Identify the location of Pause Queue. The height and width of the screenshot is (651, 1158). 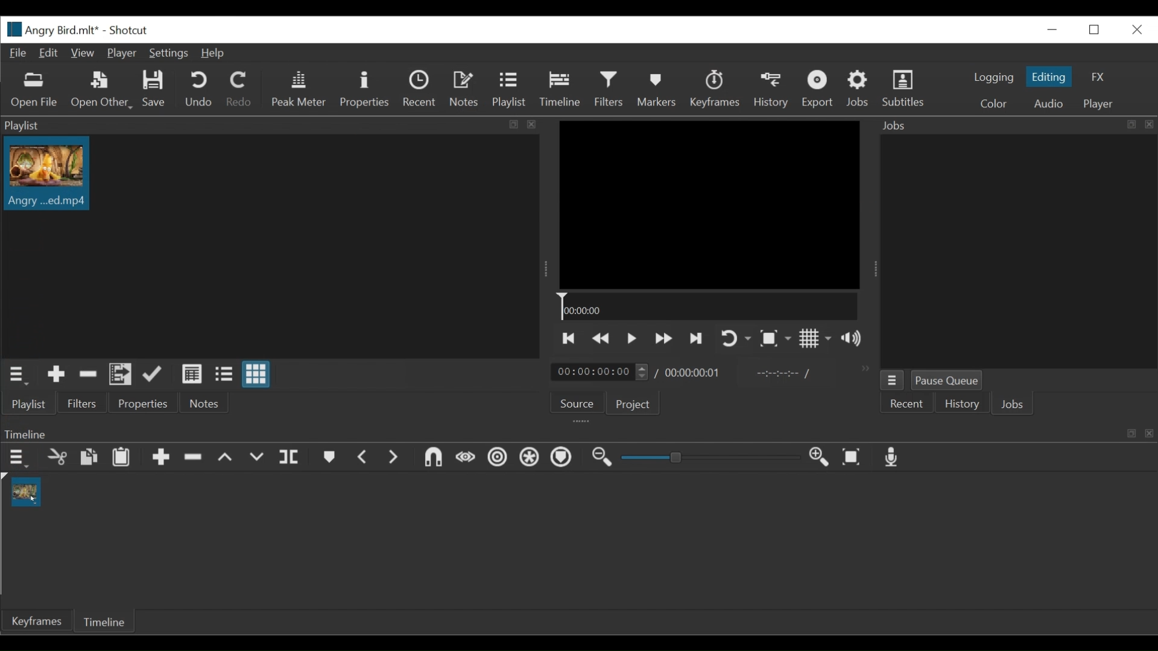
(946, 380).